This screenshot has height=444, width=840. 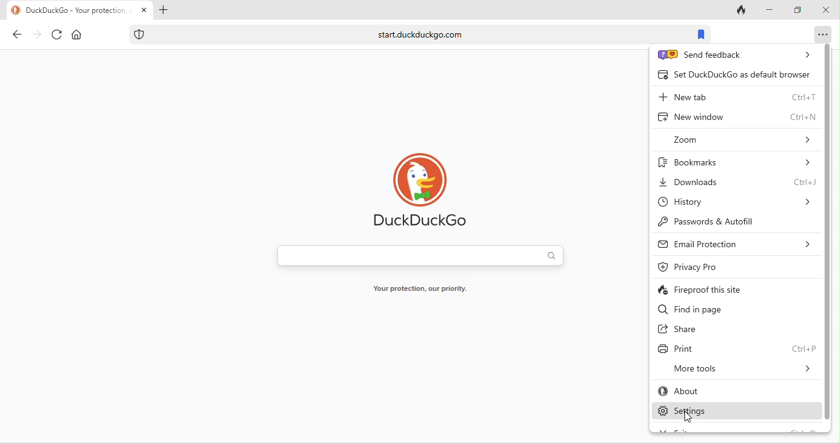 I want to click on duck duck go logo, so click(x=426, y=191).